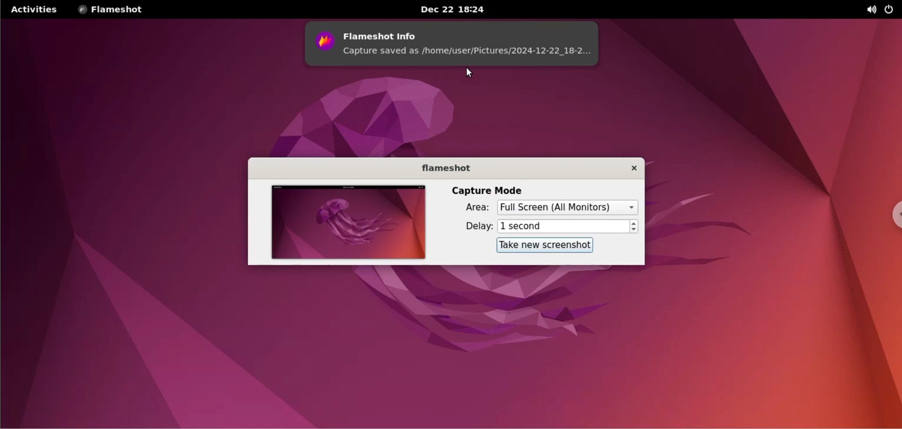 The width and height of the screenshot is (902, 429). What do you see at coordinates (890, 207) in the screenshot?
I see `chrome options` at bounding box center [890, 207].